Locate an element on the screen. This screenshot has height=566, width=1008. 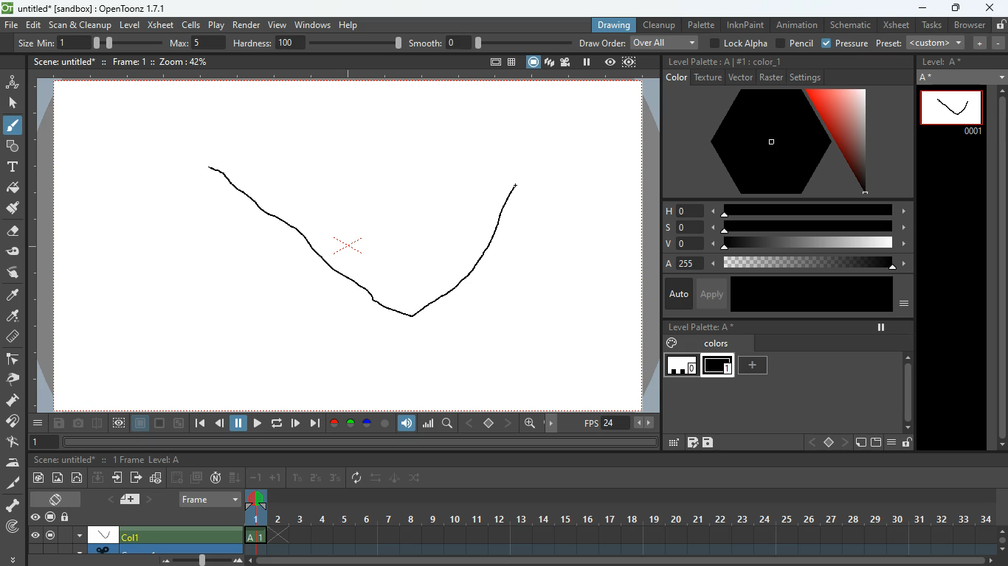
v is located at coordinates (783, 245).